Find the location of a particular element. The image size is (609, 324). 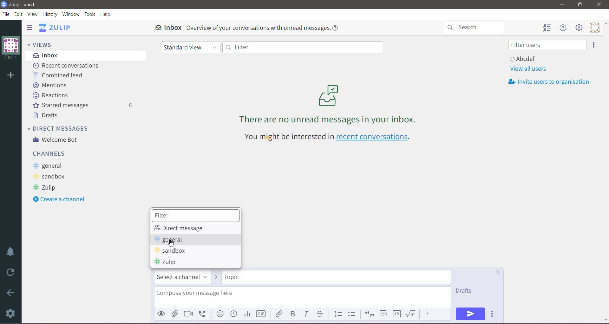

Drafts is located at coordinates (47, 115).